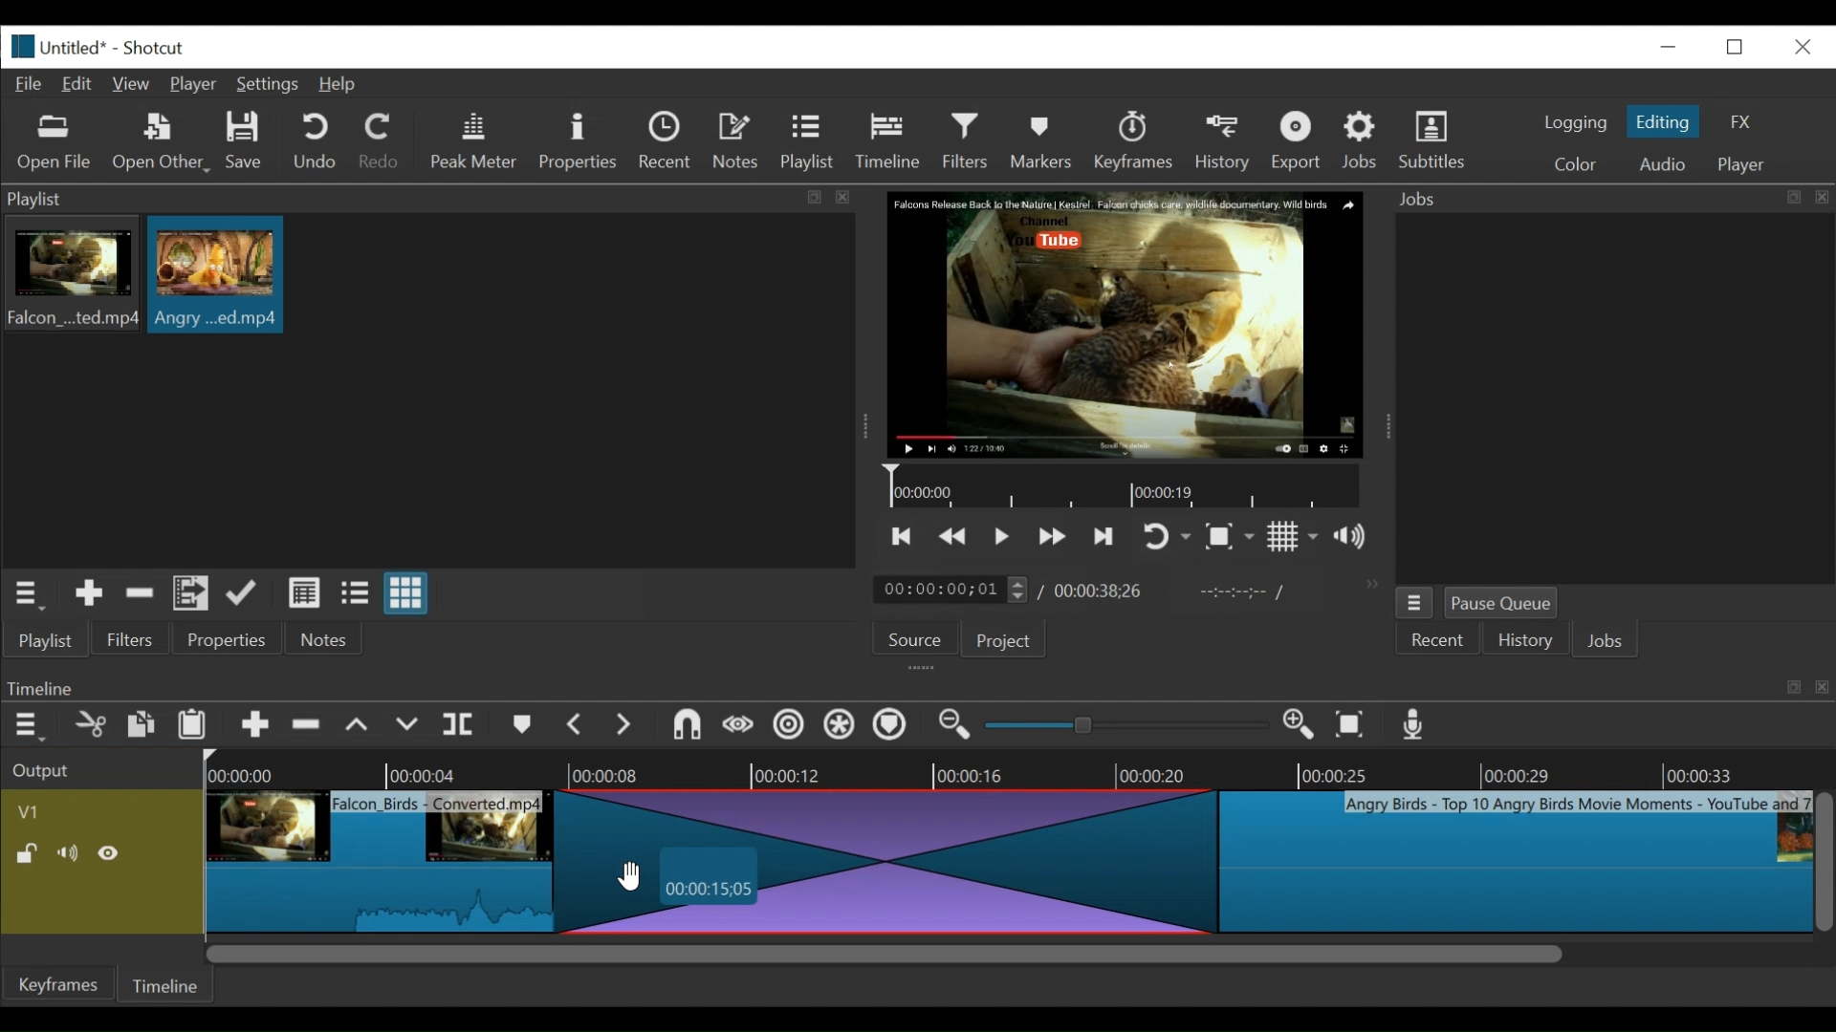 The height and width of the screenshot is (1032, 1836). What do you see at coordinates (623, 874) in the screenshot?
I see `cursor` at bounding box center [623, 874].